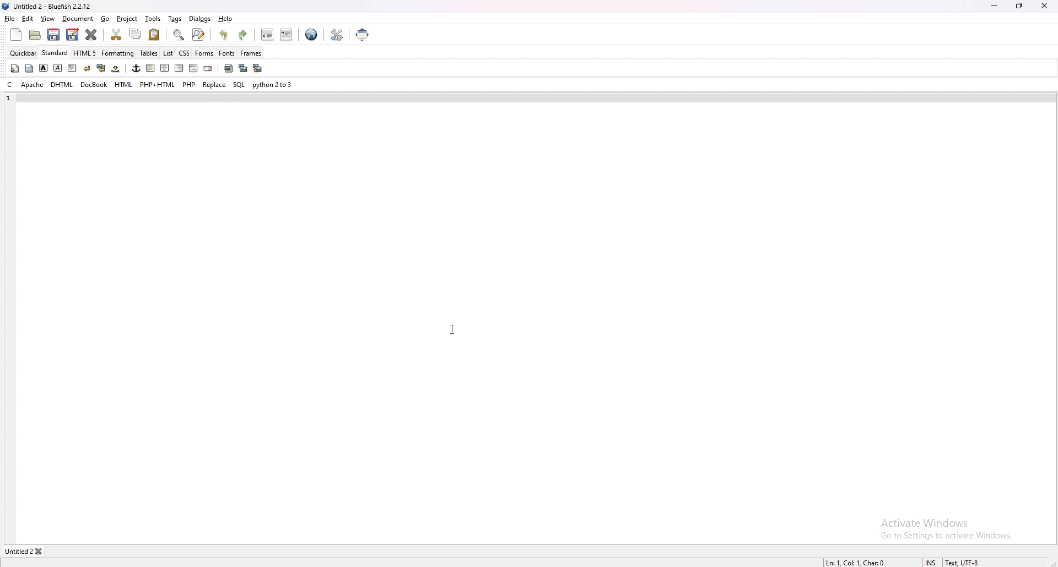  What do you see at coordinates (151, 68) in the screenshot?
I see `left justify` at bounding box center [151, 68].